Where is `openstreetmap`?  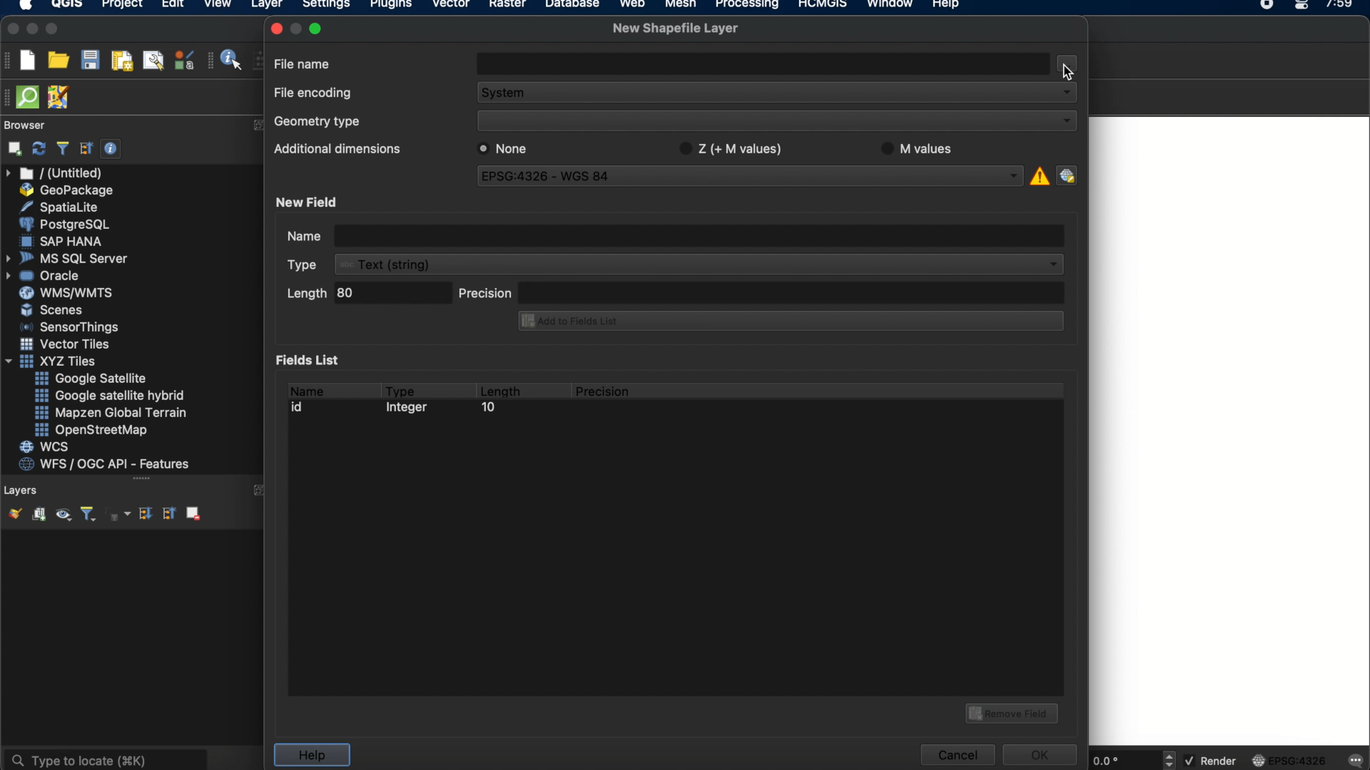
openstreetmap is located at coordinates (91, 431).